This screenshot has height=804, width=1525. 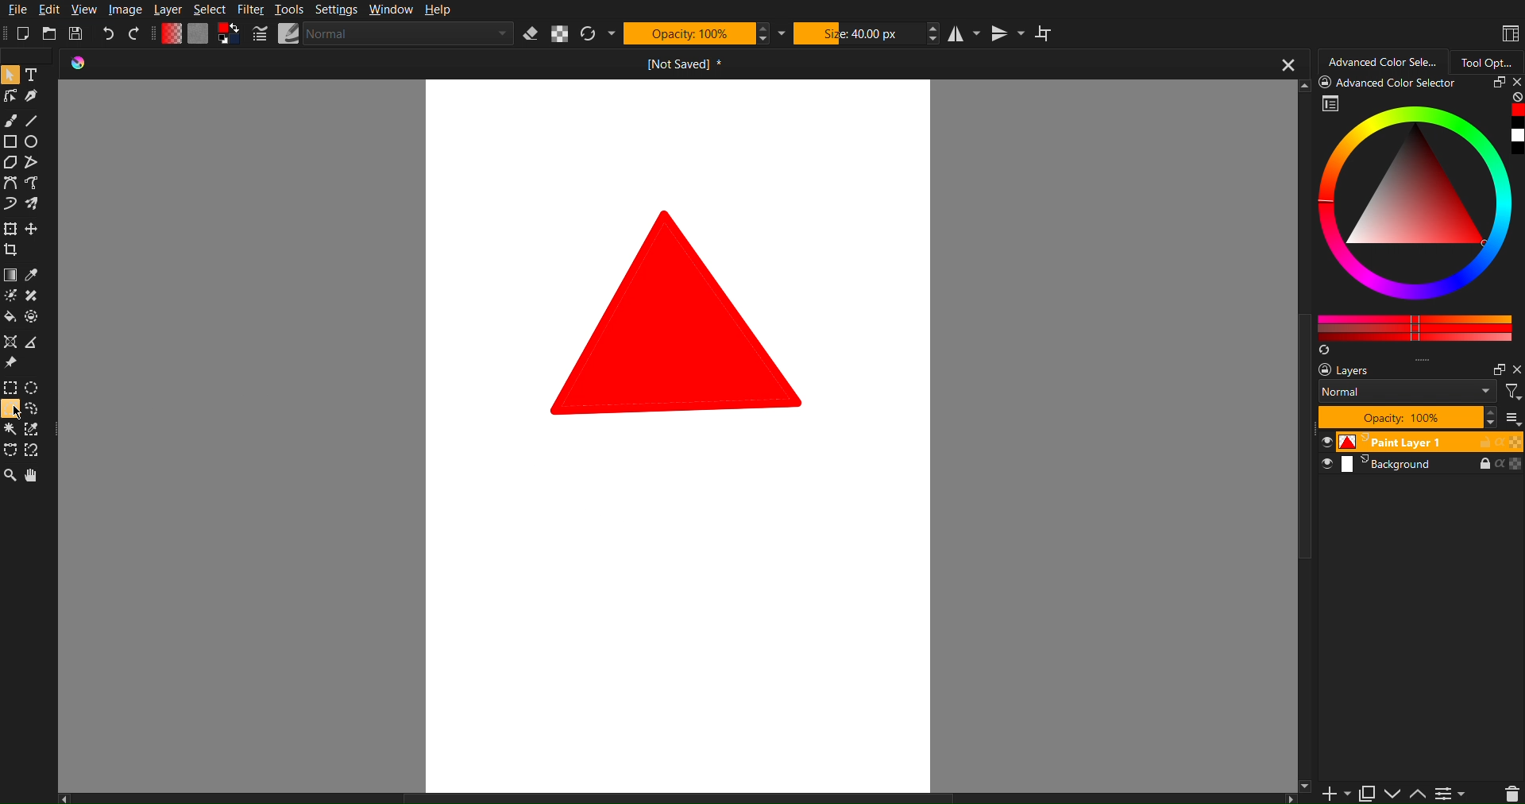 I want to click on Down, so click(x=1393, y=794).